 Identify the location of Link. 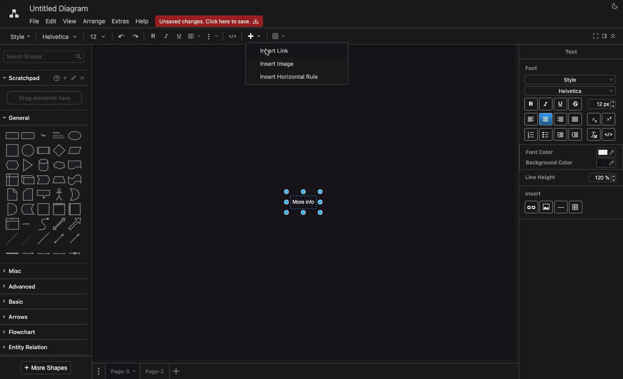
(531, 208).